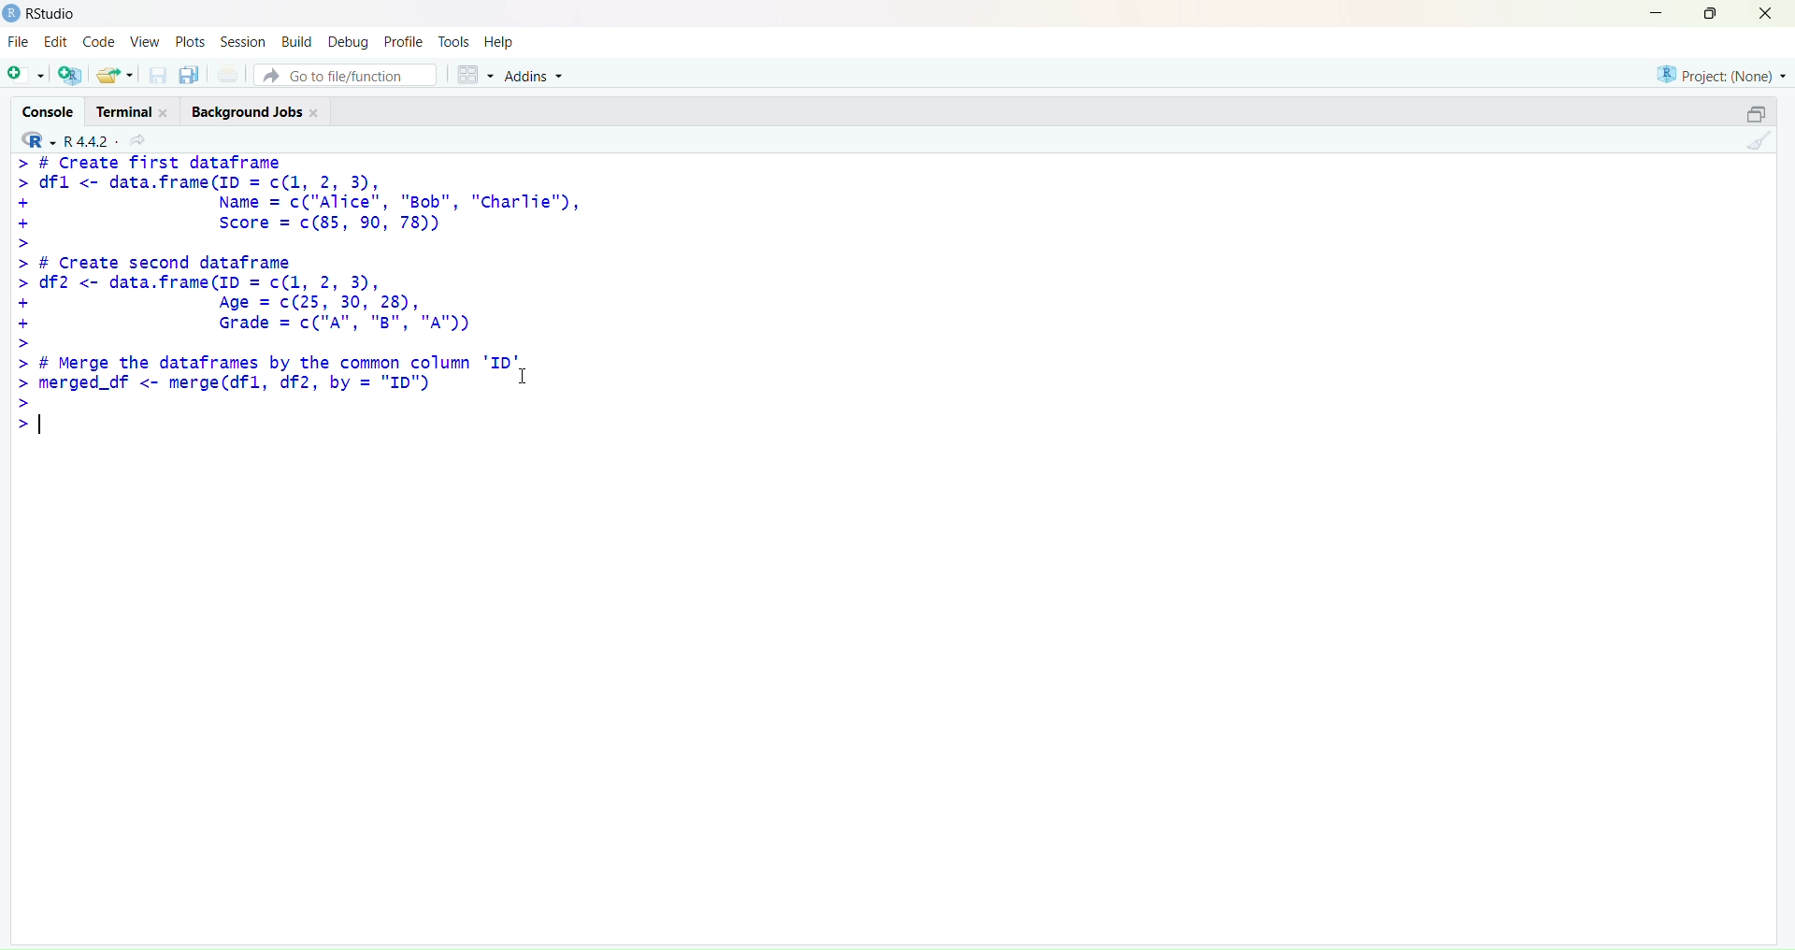 The width and height of the screenshot is (1795, 950). I want to click on Go to file/function, so click(345, 75).